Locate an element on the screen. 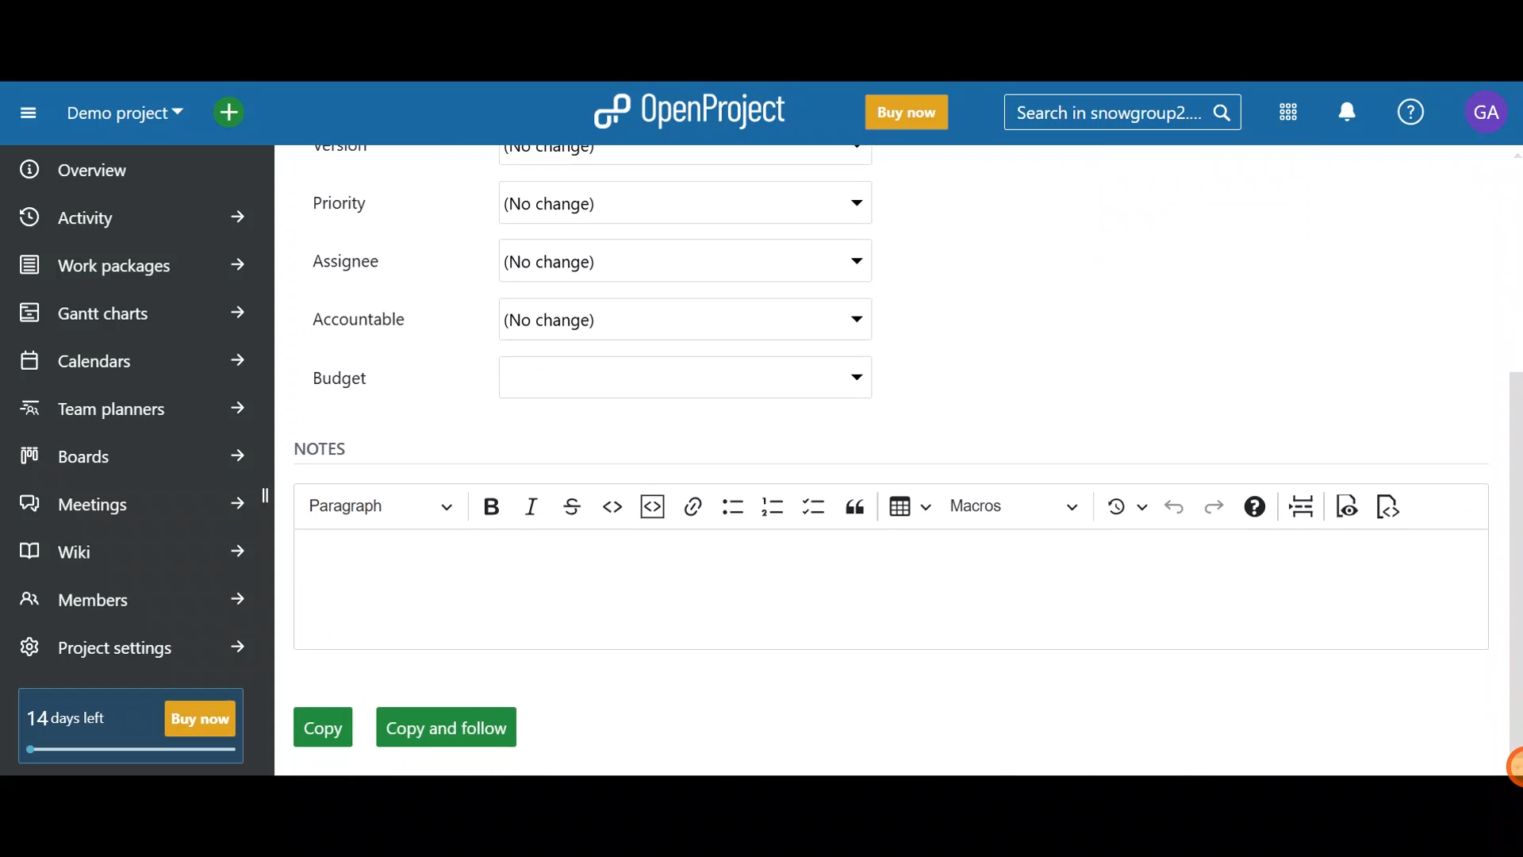 This screenshot has width=1523, height=857. Priority dropdown is located at coordinates (853, 202).